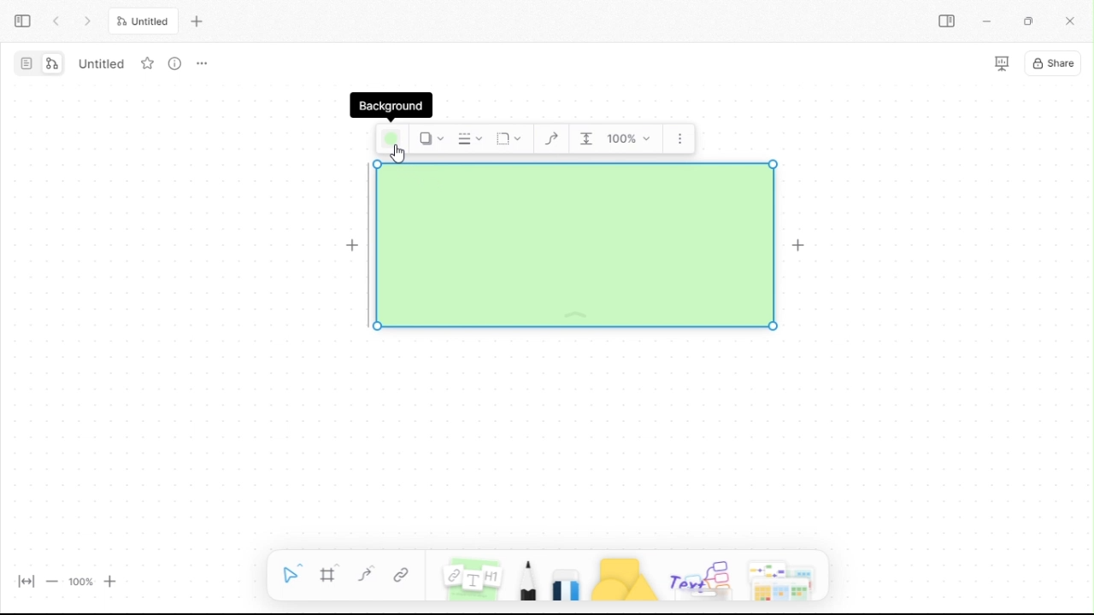 This screenshot has height=615, width=1094. I want to click on pencil, so click(526, 577).